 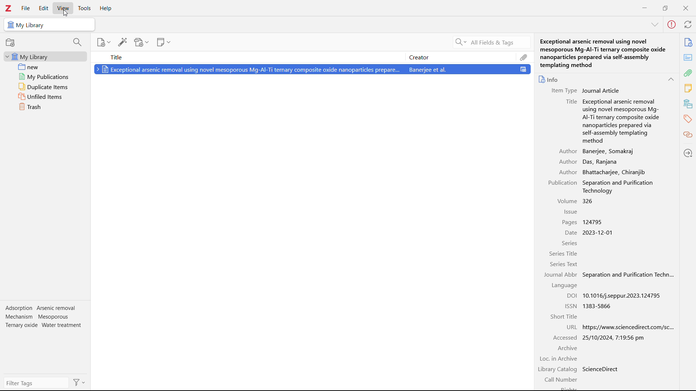 I want to click on tools, so click(x=84, y=8).